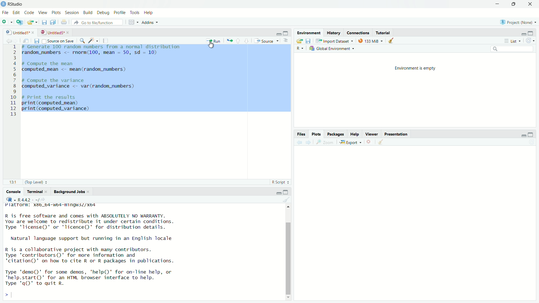  Describe the element at coordinates (497, 4) in the screenshot. I see `minimize` at that location.